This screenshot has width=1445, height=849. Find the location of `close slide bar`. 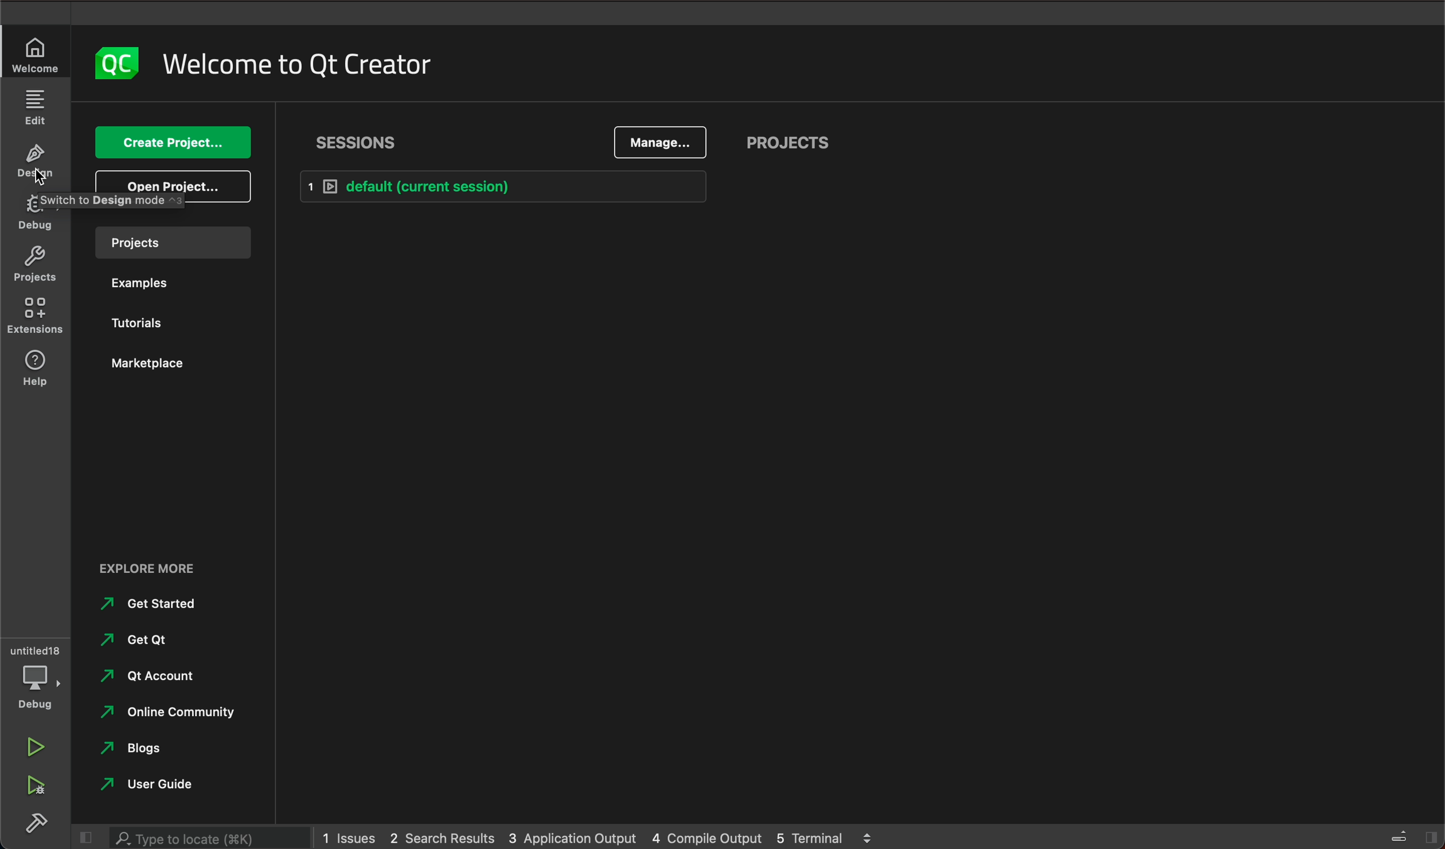

close slide bar is located at coordinates (85, 835).